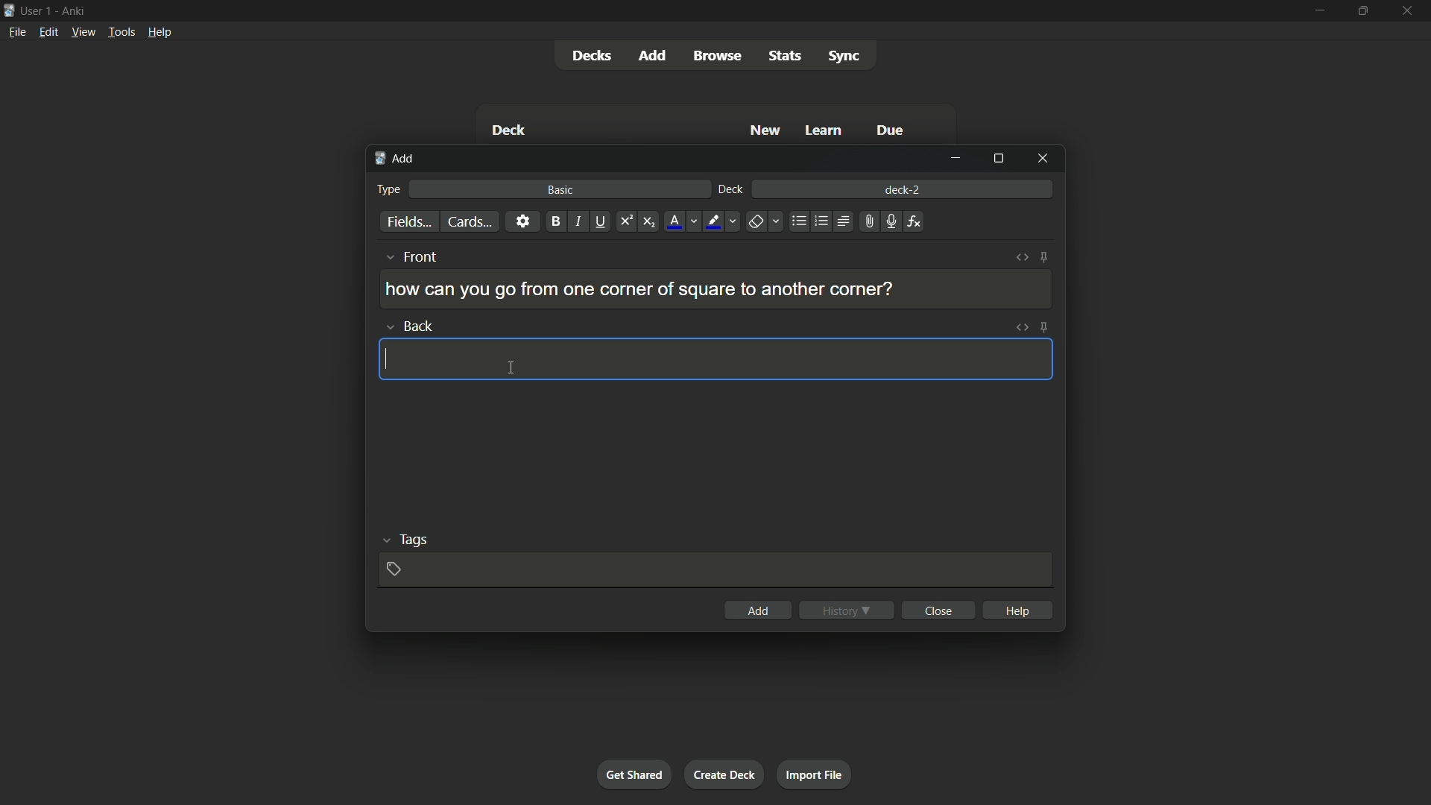 The height and width of the screenshot is (805, 1431). Describe the element at coordinates (8, 11) in the screenshot. I see `app icon` at that location.